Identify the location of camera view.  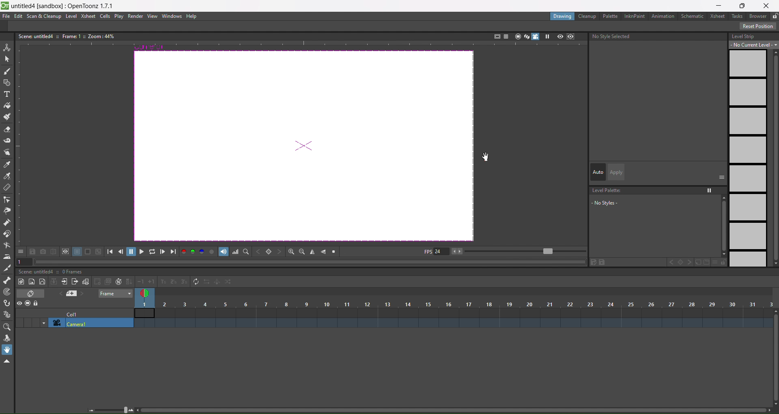
(531, 36).